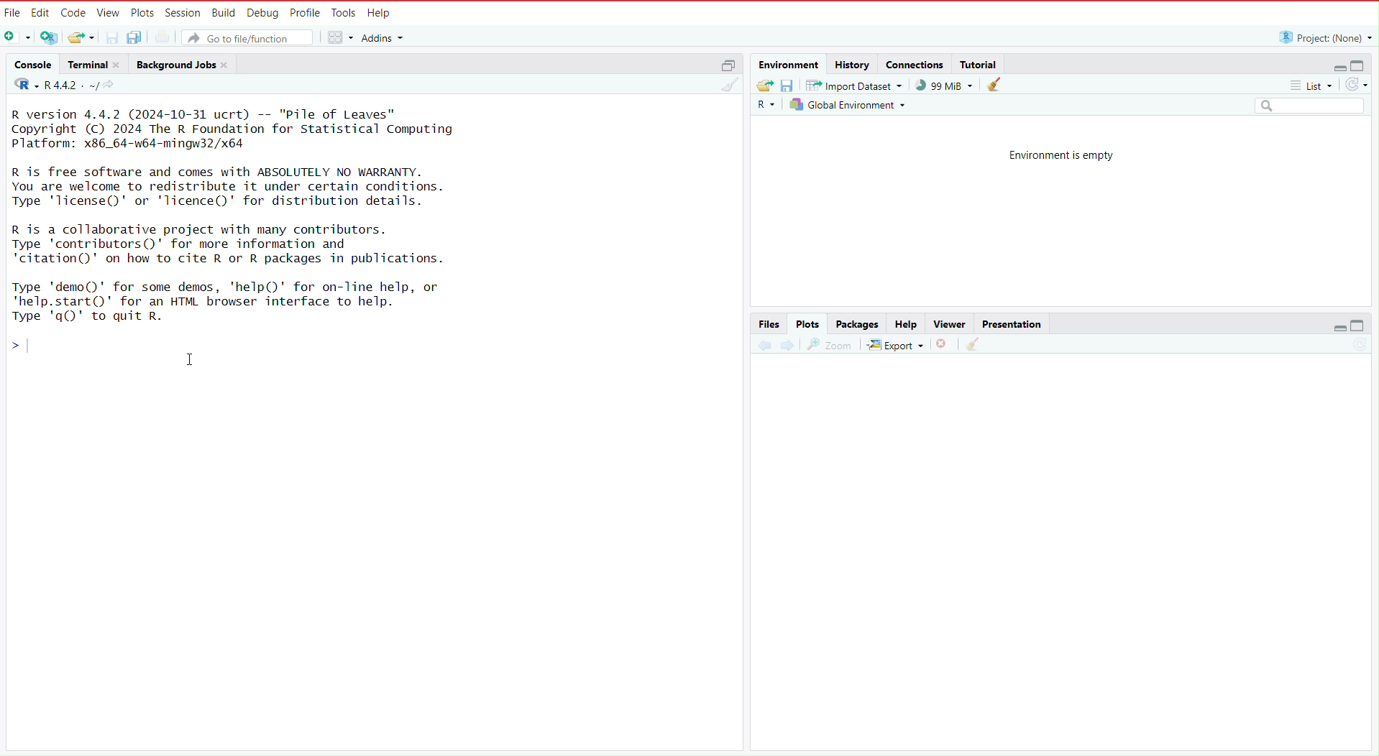  What do you see at coordinates (228, 64) in the screenshot?
I see `close` at bounding box center [228, 64].